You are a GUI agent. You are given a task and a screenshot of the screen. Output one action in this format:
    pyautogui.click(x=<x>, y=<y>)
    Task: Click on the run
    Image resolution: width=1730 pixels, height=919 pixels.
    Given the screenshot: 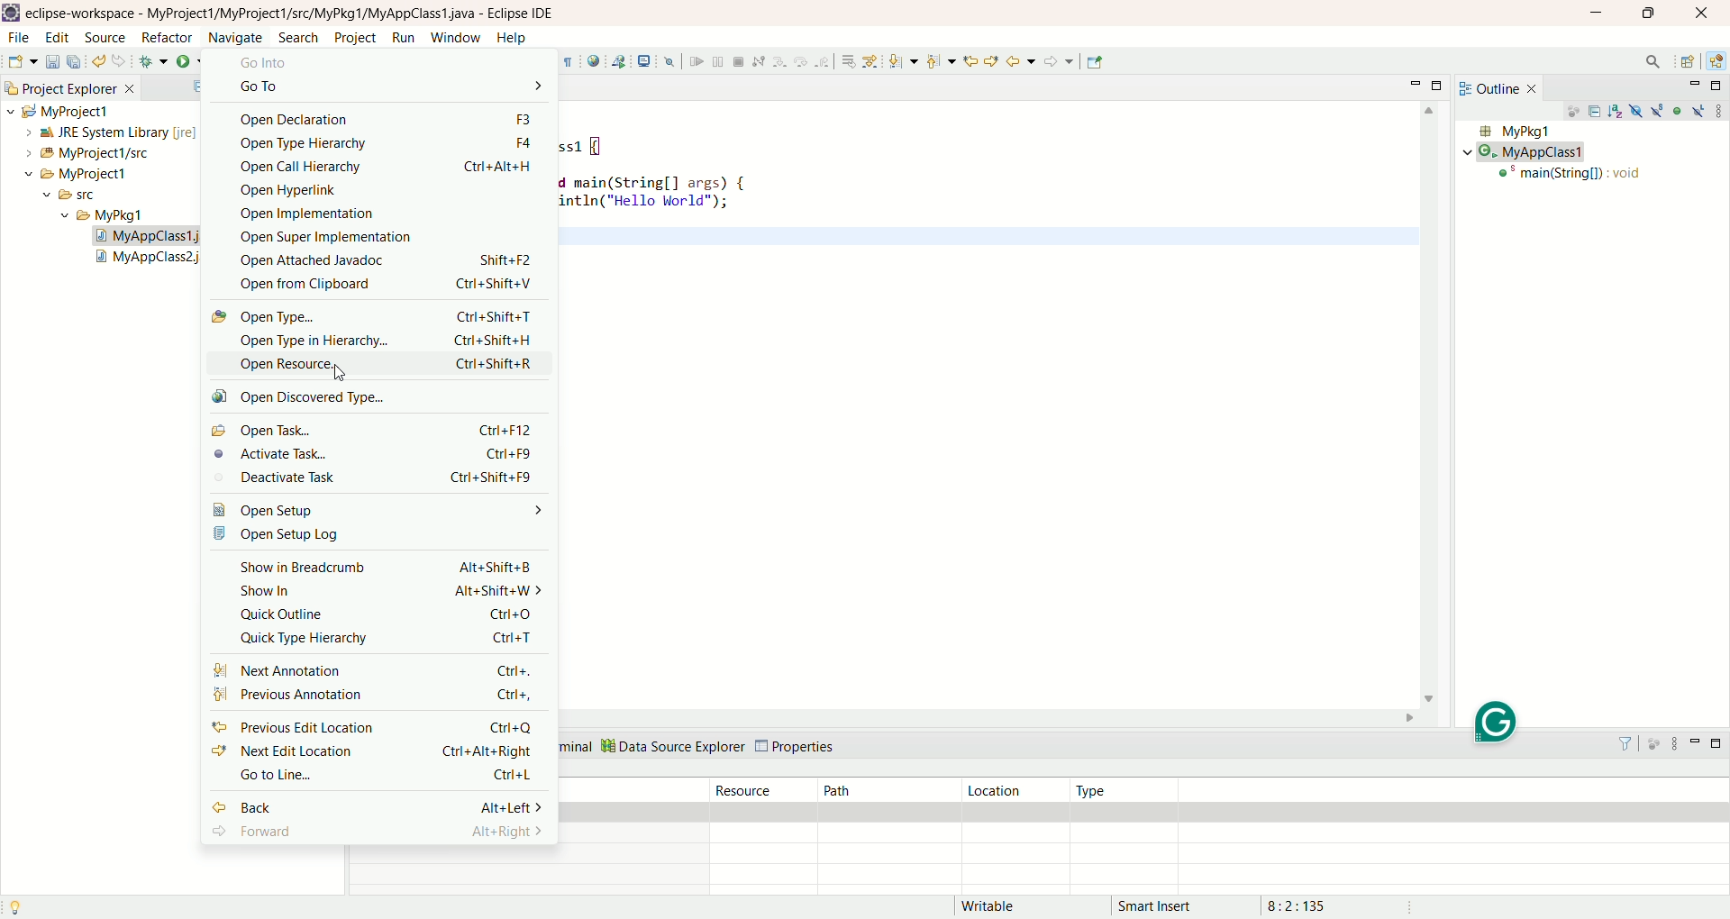 What is the action you would take?
    pyautogui.click(x=404, y=38)
    